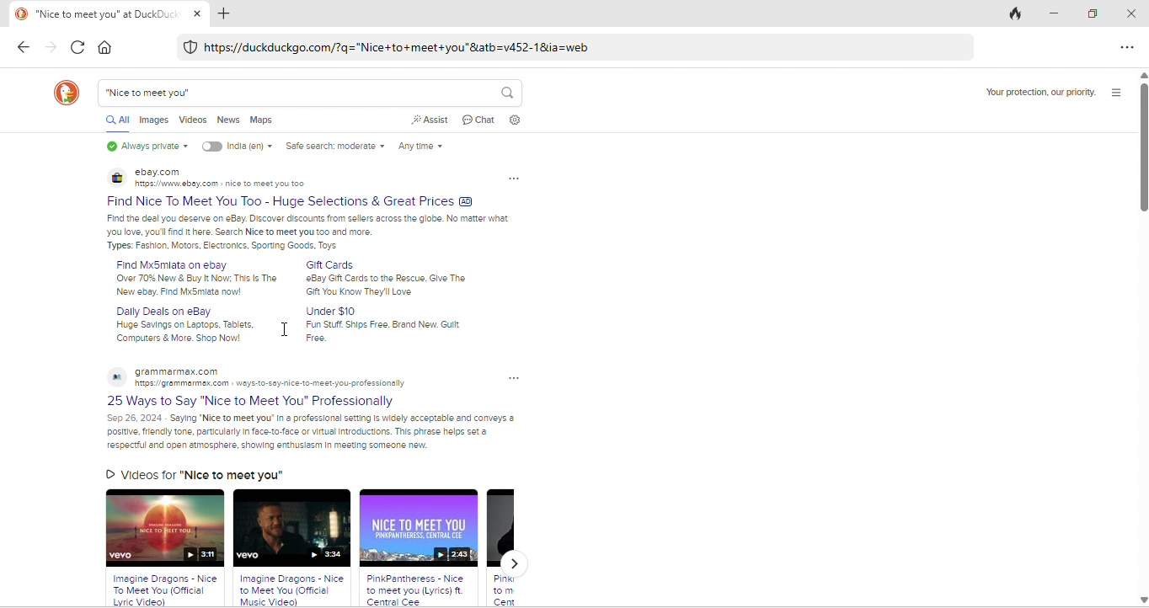 The width and height of the screenshot is (1149, 608). What do you see at coordinates (1132, 12) in the screenshot?
I see `close` at bounding box center [1132, 12].